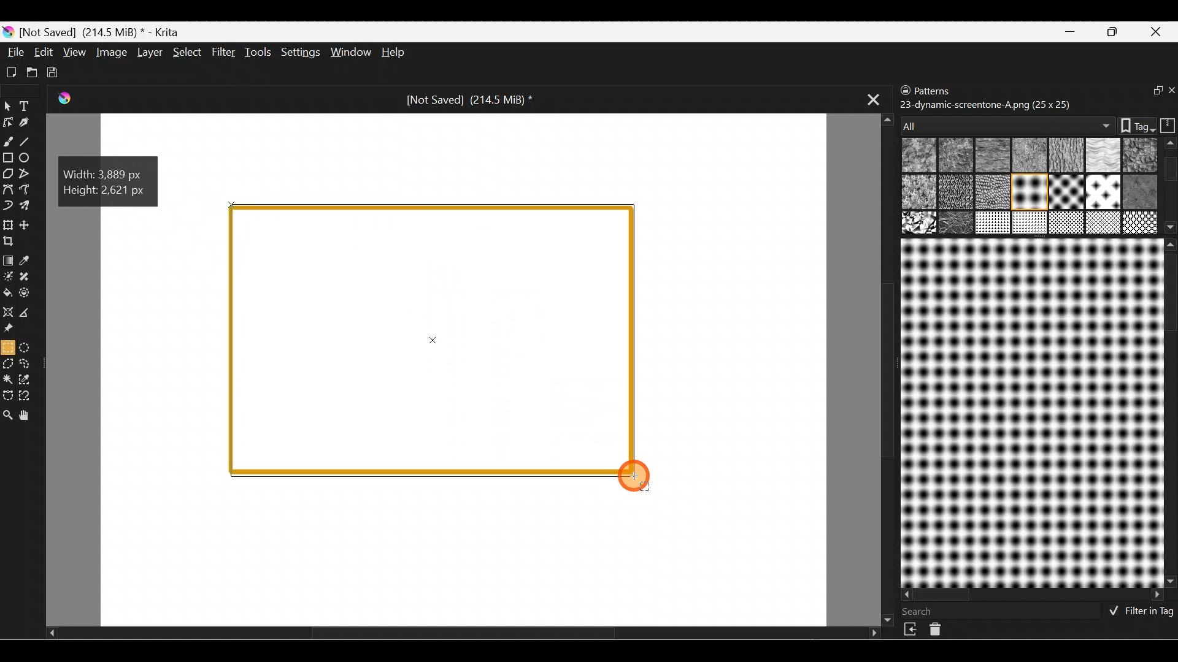 The image size is (1178, 662). What do you see at coordinates (942, 88) in the screenshot?
I see `Patterns` at bounding box center [942, 88].